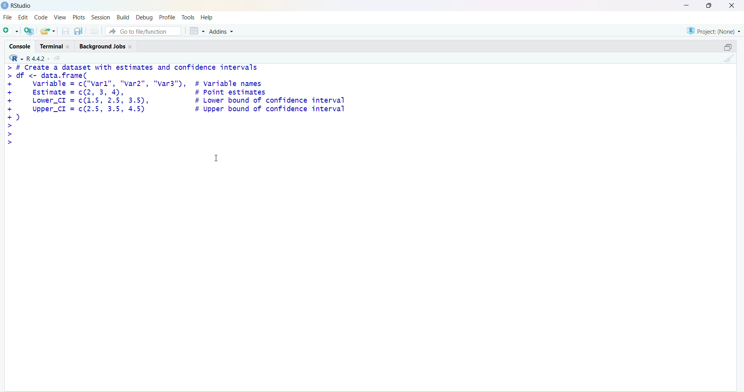 The image size is (744, 392). What do you see at coordinates (40, 17) in the screenshot?
I see `Code` at bounding box center [40, 17].